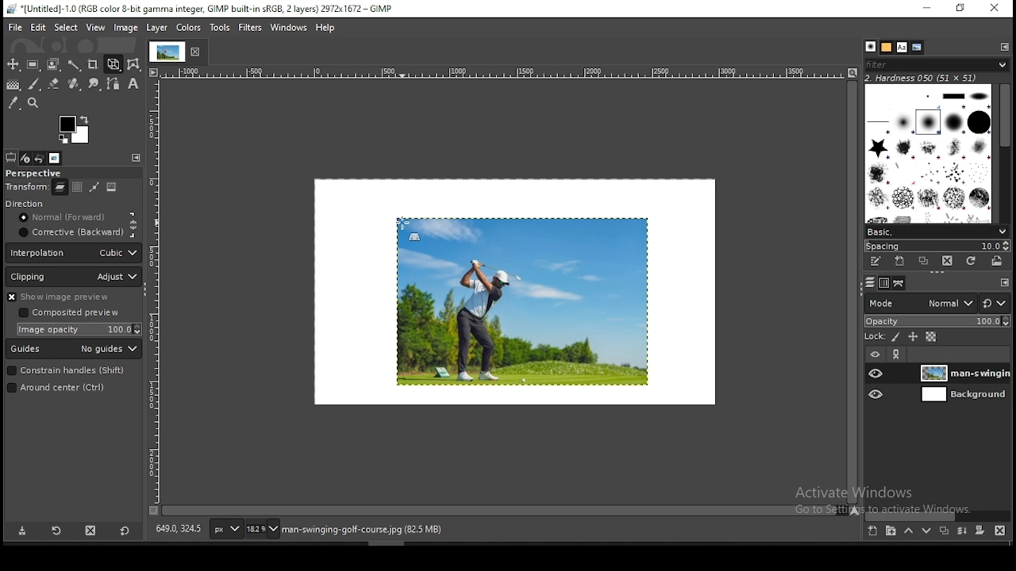 This screenshot has height=571, width=1016. I want to click on new layer group, so click(888, 531).